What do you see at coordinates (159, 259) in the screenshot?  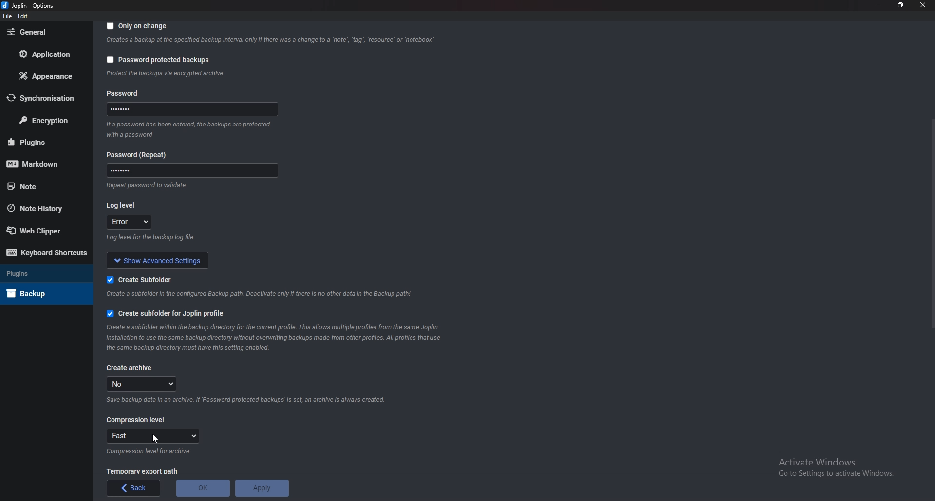 I see `Show advanced settings` at bounding box center [159, 259].